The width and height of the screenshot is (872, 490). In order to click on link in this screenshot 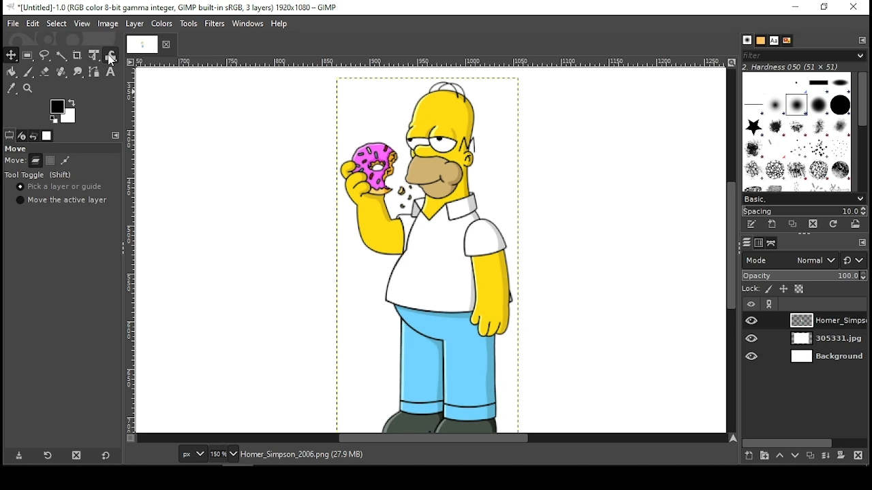, I will do `click(769, 304)`.